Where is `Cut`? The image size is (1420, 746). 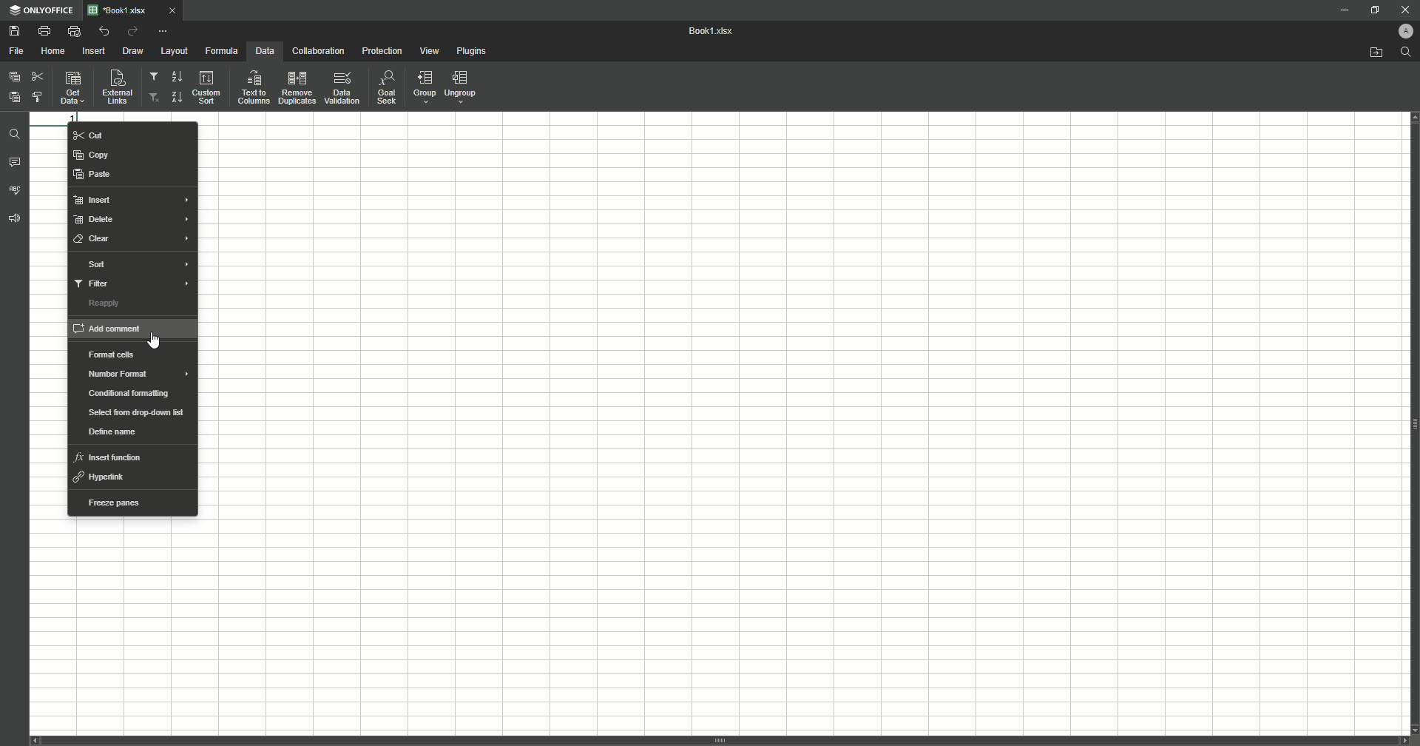 Cut is located at coordinates (95, 135).